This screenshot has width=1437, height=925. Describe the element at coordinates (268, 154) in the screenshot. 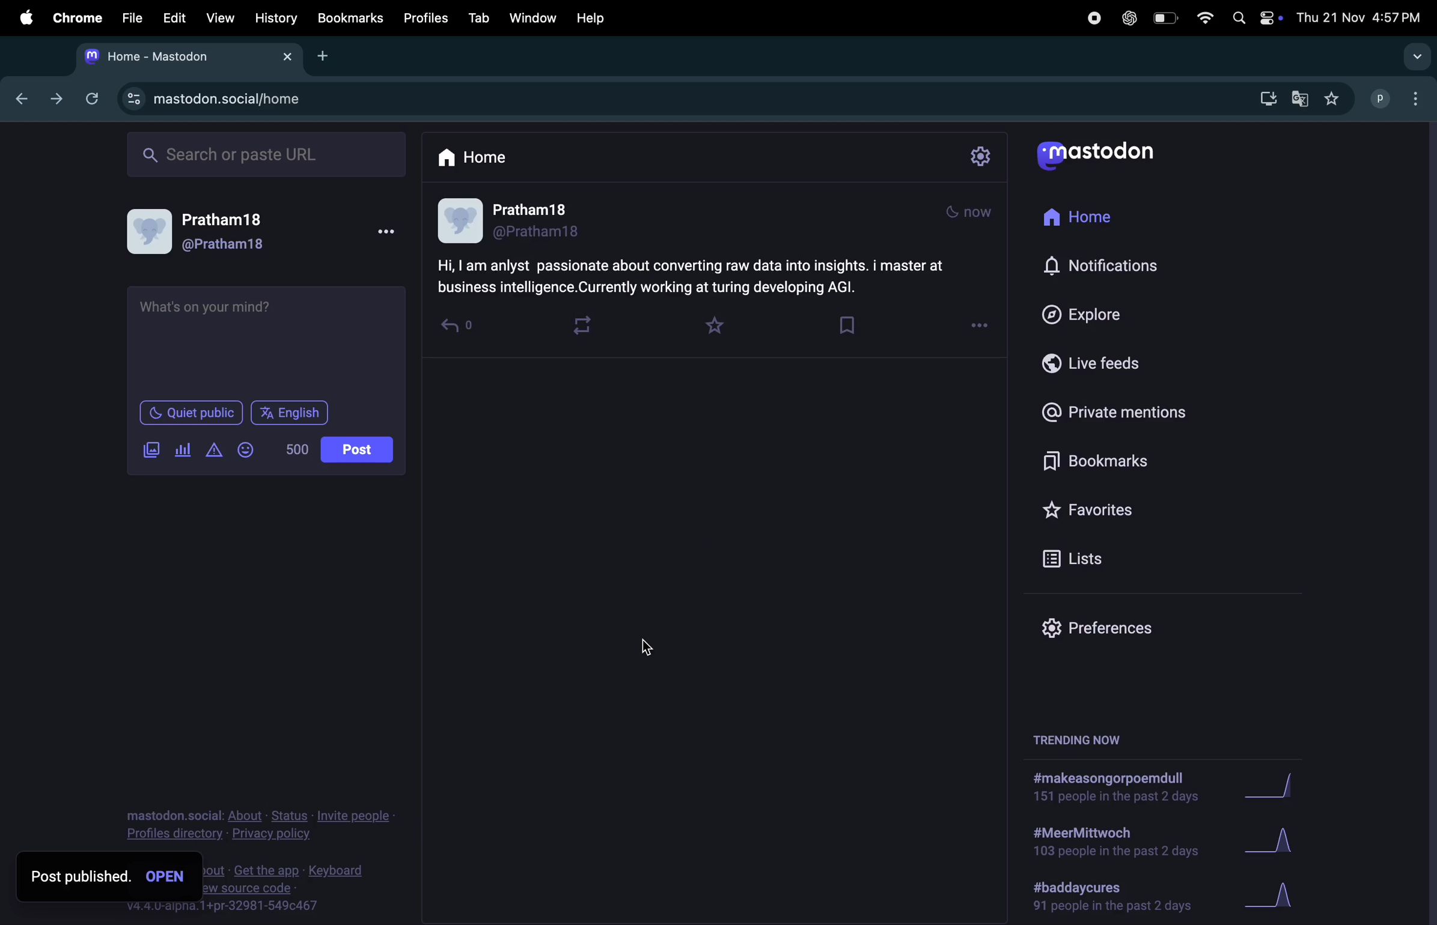

I see `searchbar` at that location.